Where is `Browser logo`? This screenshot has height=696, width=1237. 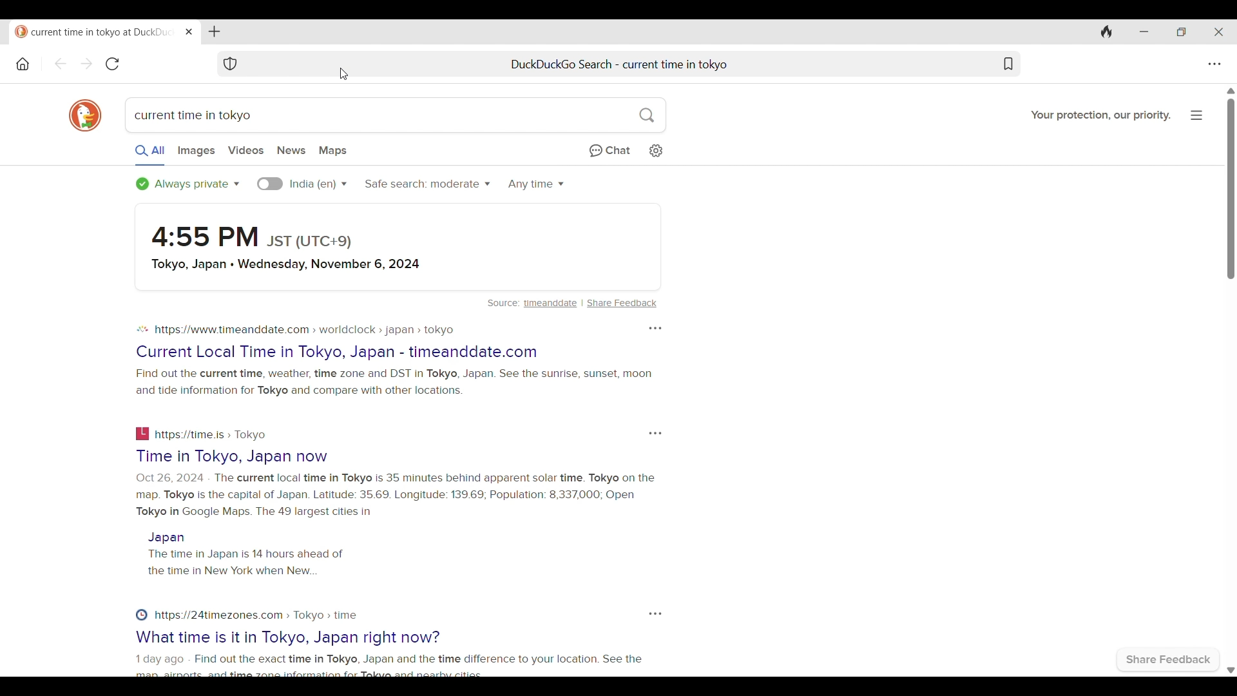 Browser logo is located at coordinates (86, 116).